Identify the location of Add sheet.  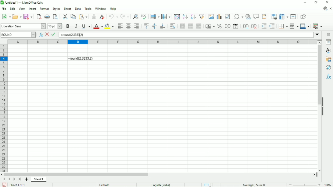
(27, 179).